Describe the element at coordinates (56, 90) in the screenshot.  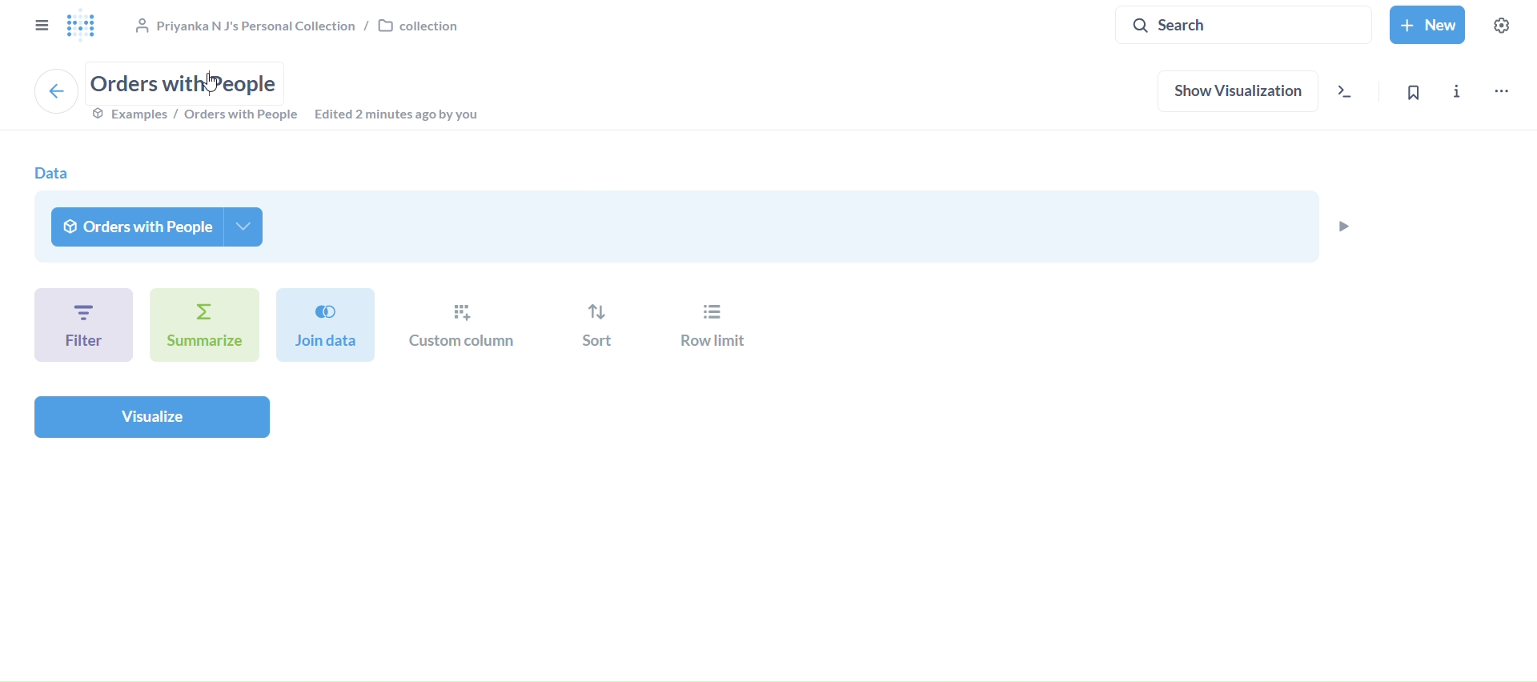
I see `back` at that location.